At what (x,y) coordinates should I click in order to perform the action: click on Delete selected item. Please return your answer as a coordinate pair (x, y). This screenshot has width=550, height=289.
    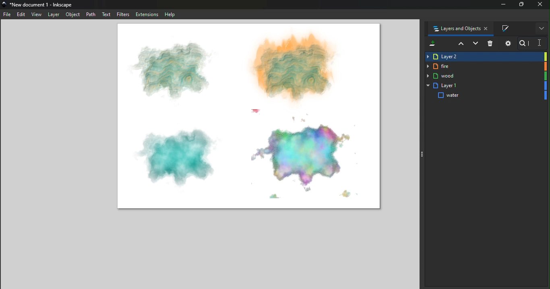
    Looking at the image, I should click on (491, 44).